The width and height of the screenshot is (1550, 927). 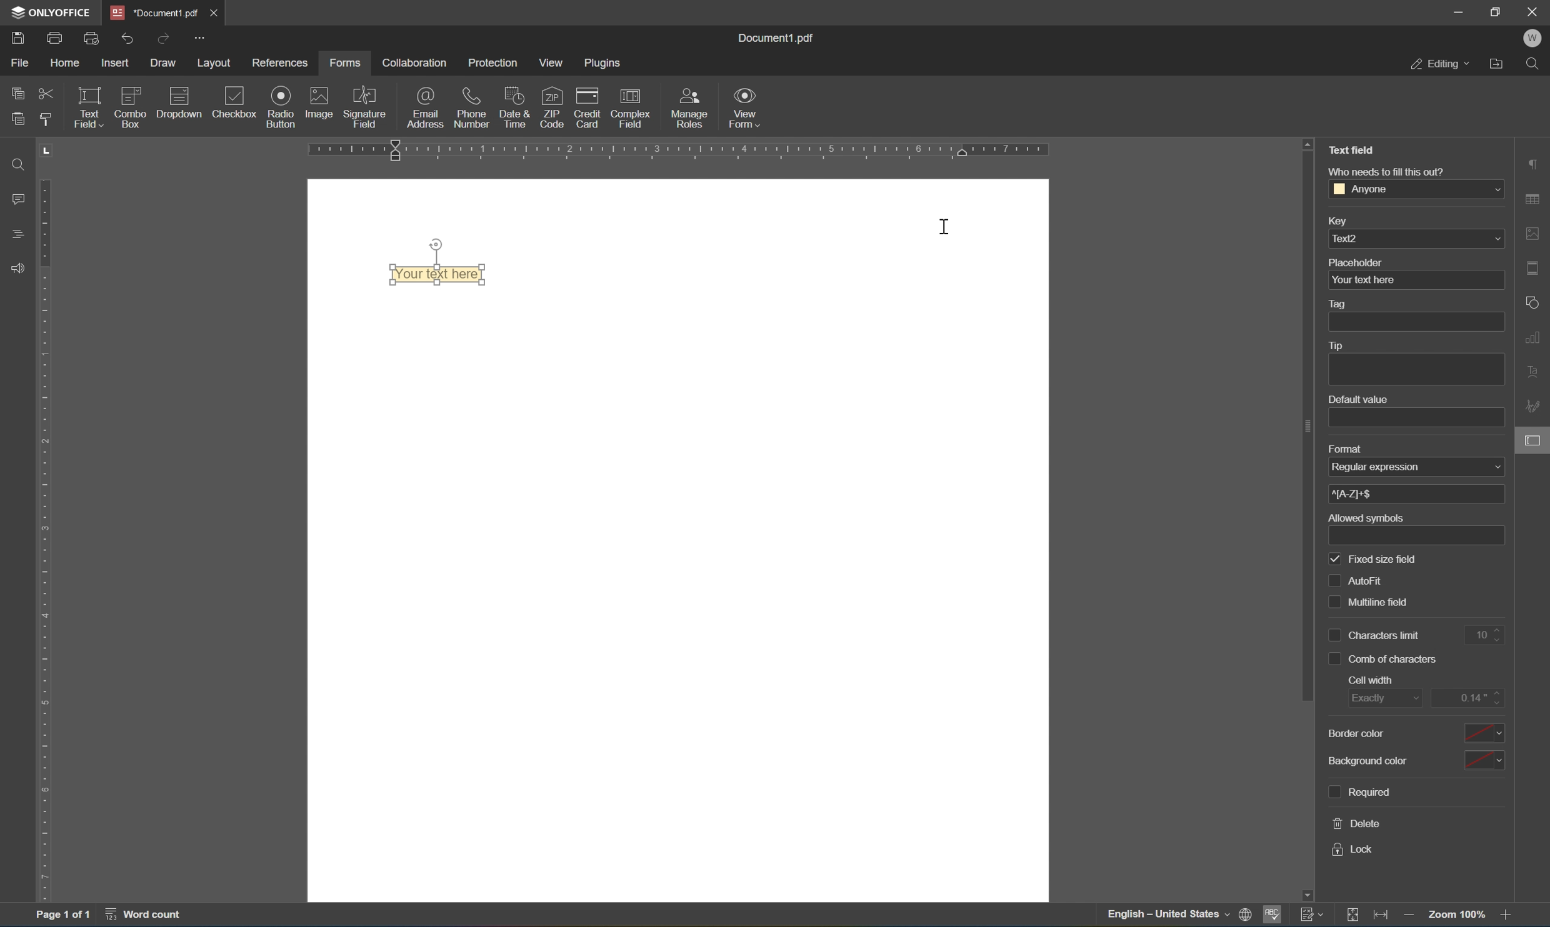 What do you see at coordinates (1437, 64) in the screenshot?
I see `editing` at bounding box center [1437, 64].